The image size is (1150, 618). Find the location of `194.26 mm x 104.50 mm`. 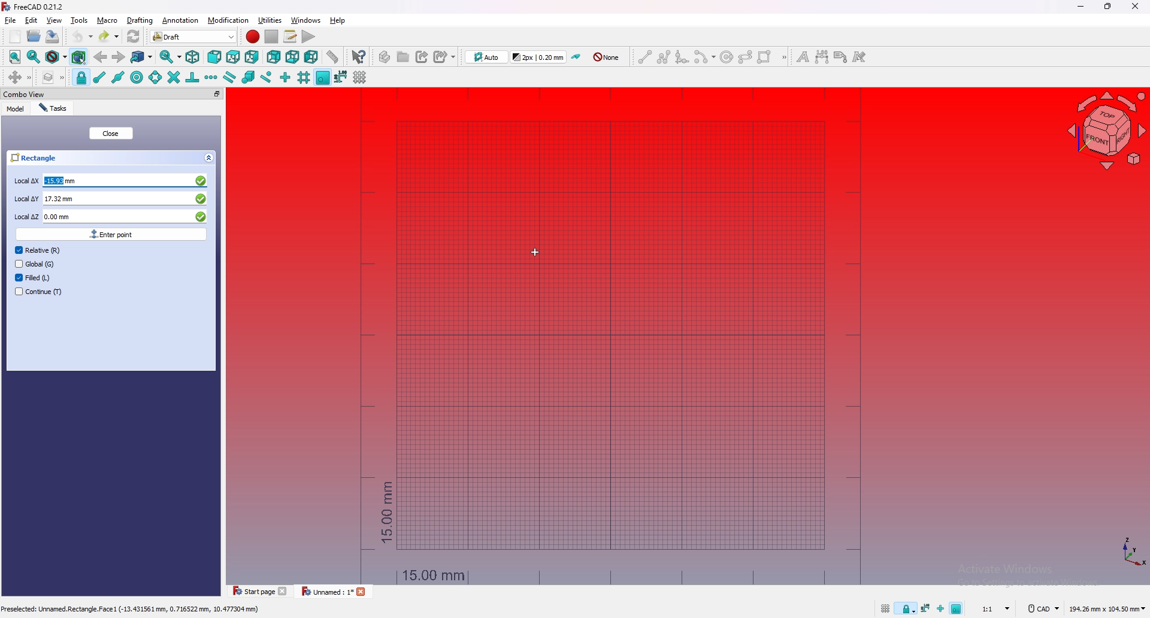

194.26 mm x 104.50 mm is located at coordinates (1107, 609).